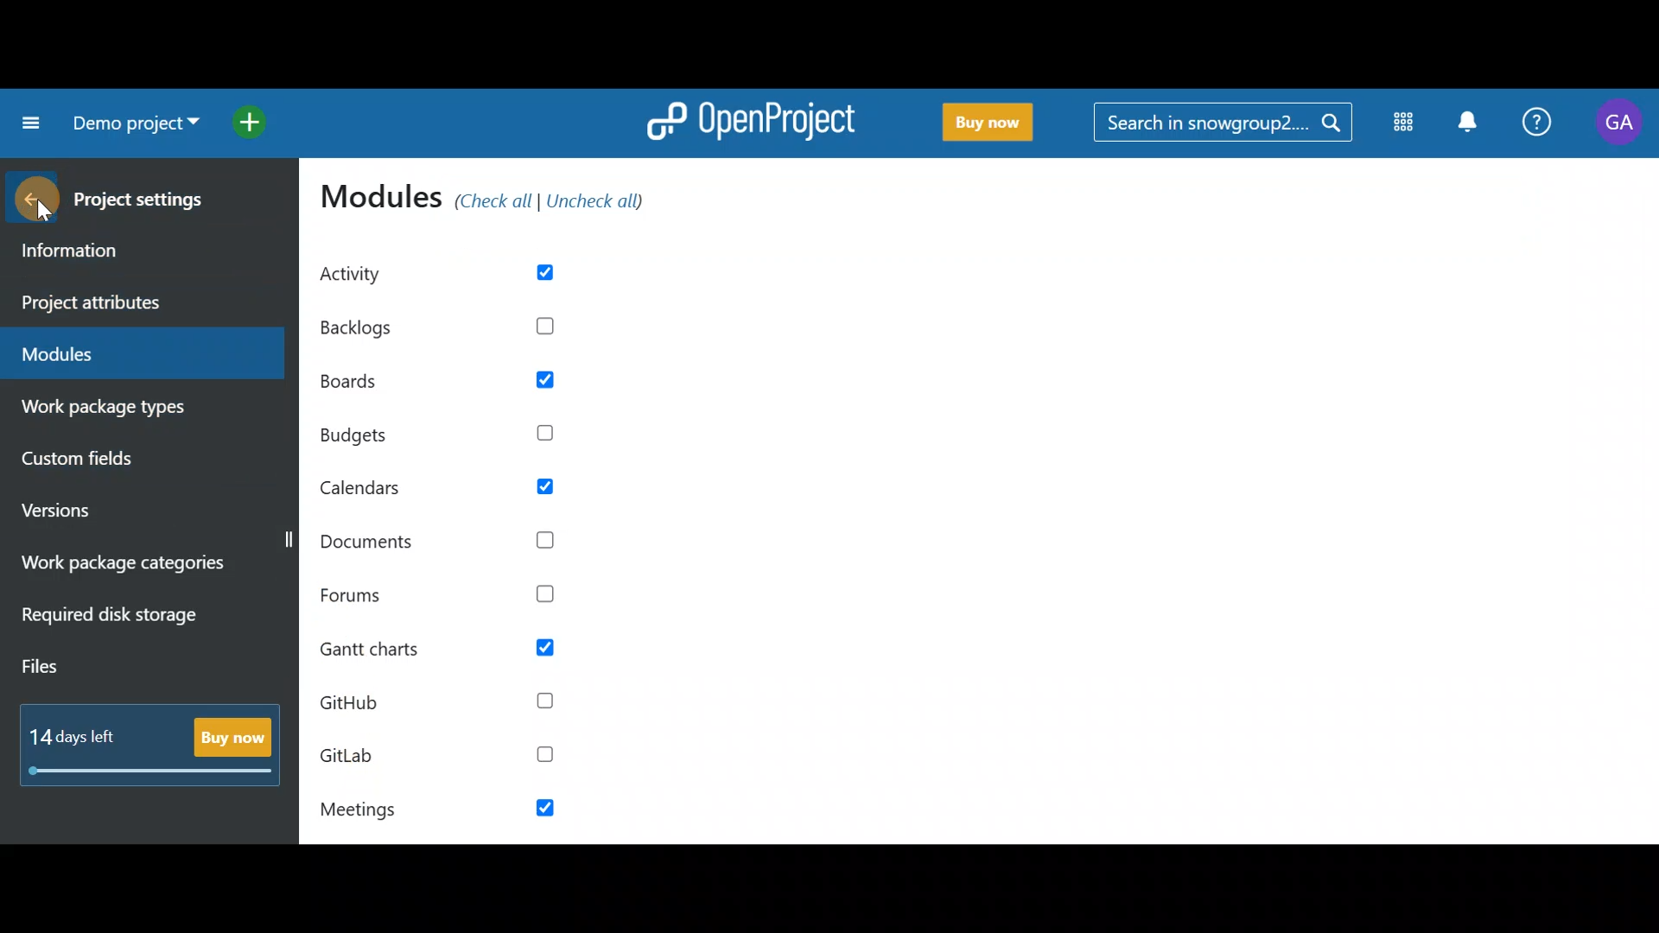 This screenshot has width=1659, height=933. I want to click on Documents, so click(447, 538).